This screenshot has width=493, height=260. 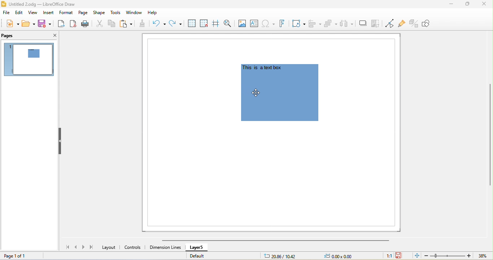 What do you see at coordinates (340, 256) in the screenshot?
I see `0.00x0.00` at bounding box center [340, 256].